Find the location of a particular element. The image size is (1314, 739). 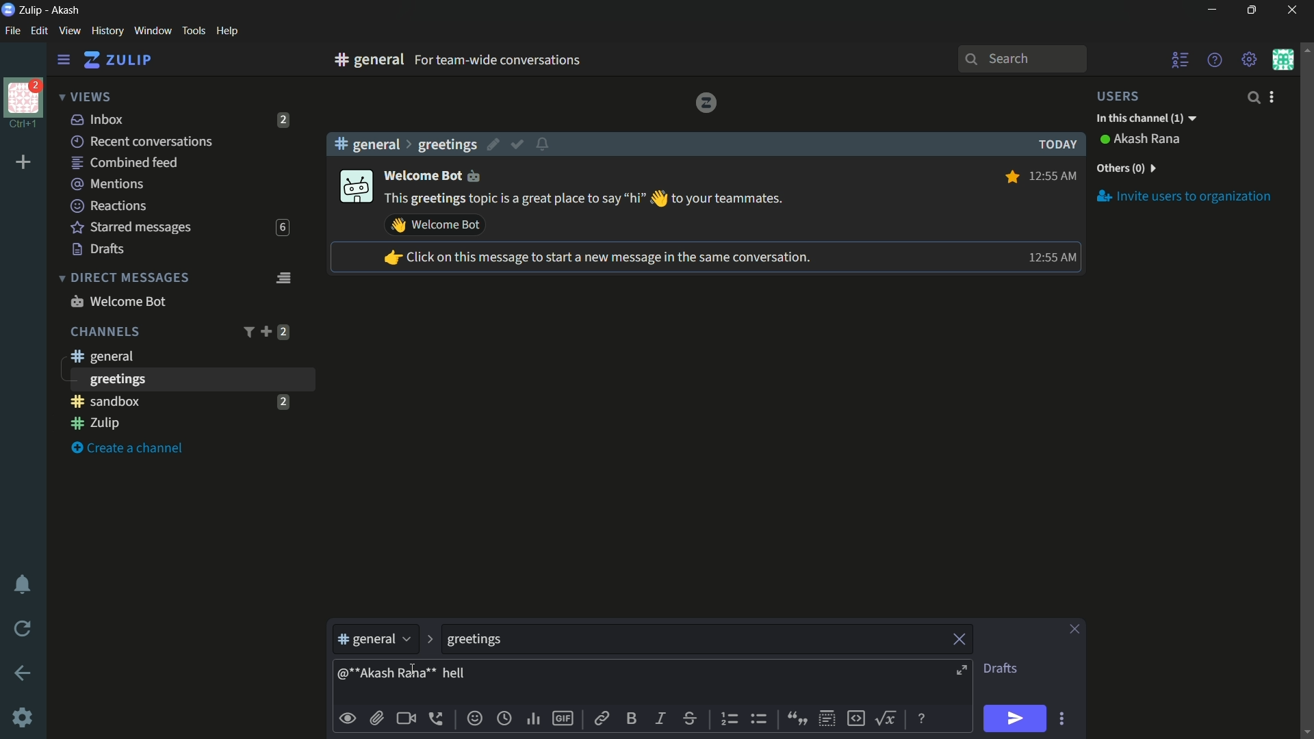

window menu is located at coordinates (153, 31).